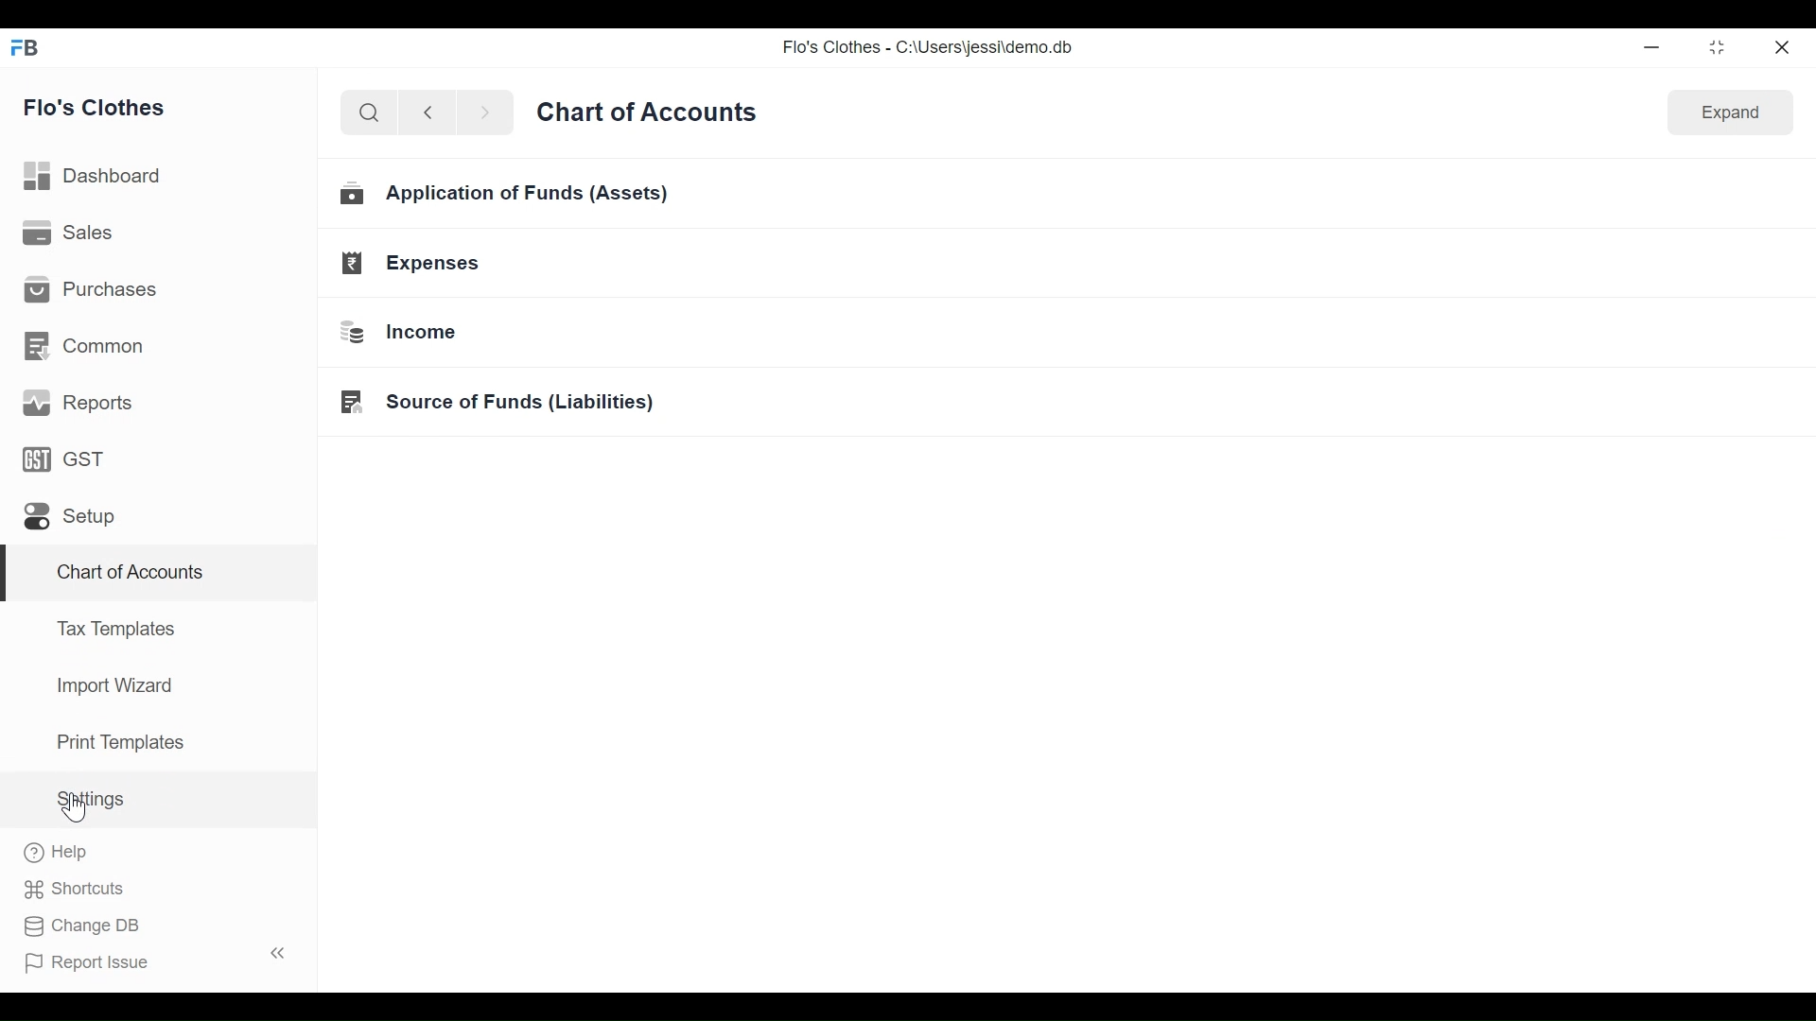 The width and height of the screenshot is (1816, 1021). I want to click on Shortcuts, so click(82, 890).